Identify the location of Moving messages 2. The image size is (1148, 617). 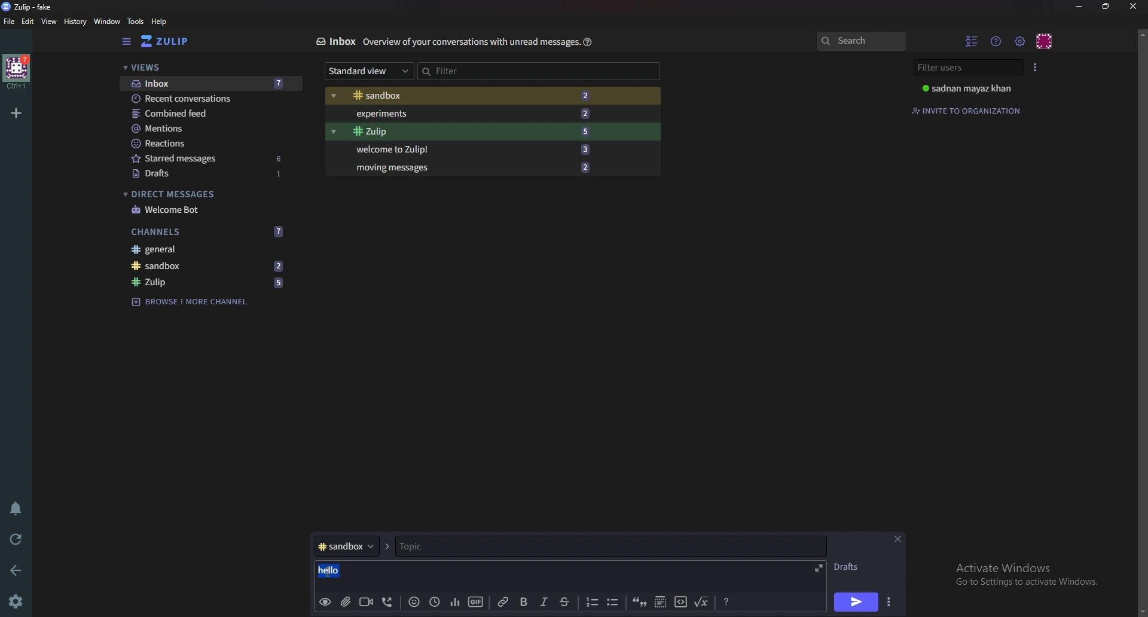
(470, 166).